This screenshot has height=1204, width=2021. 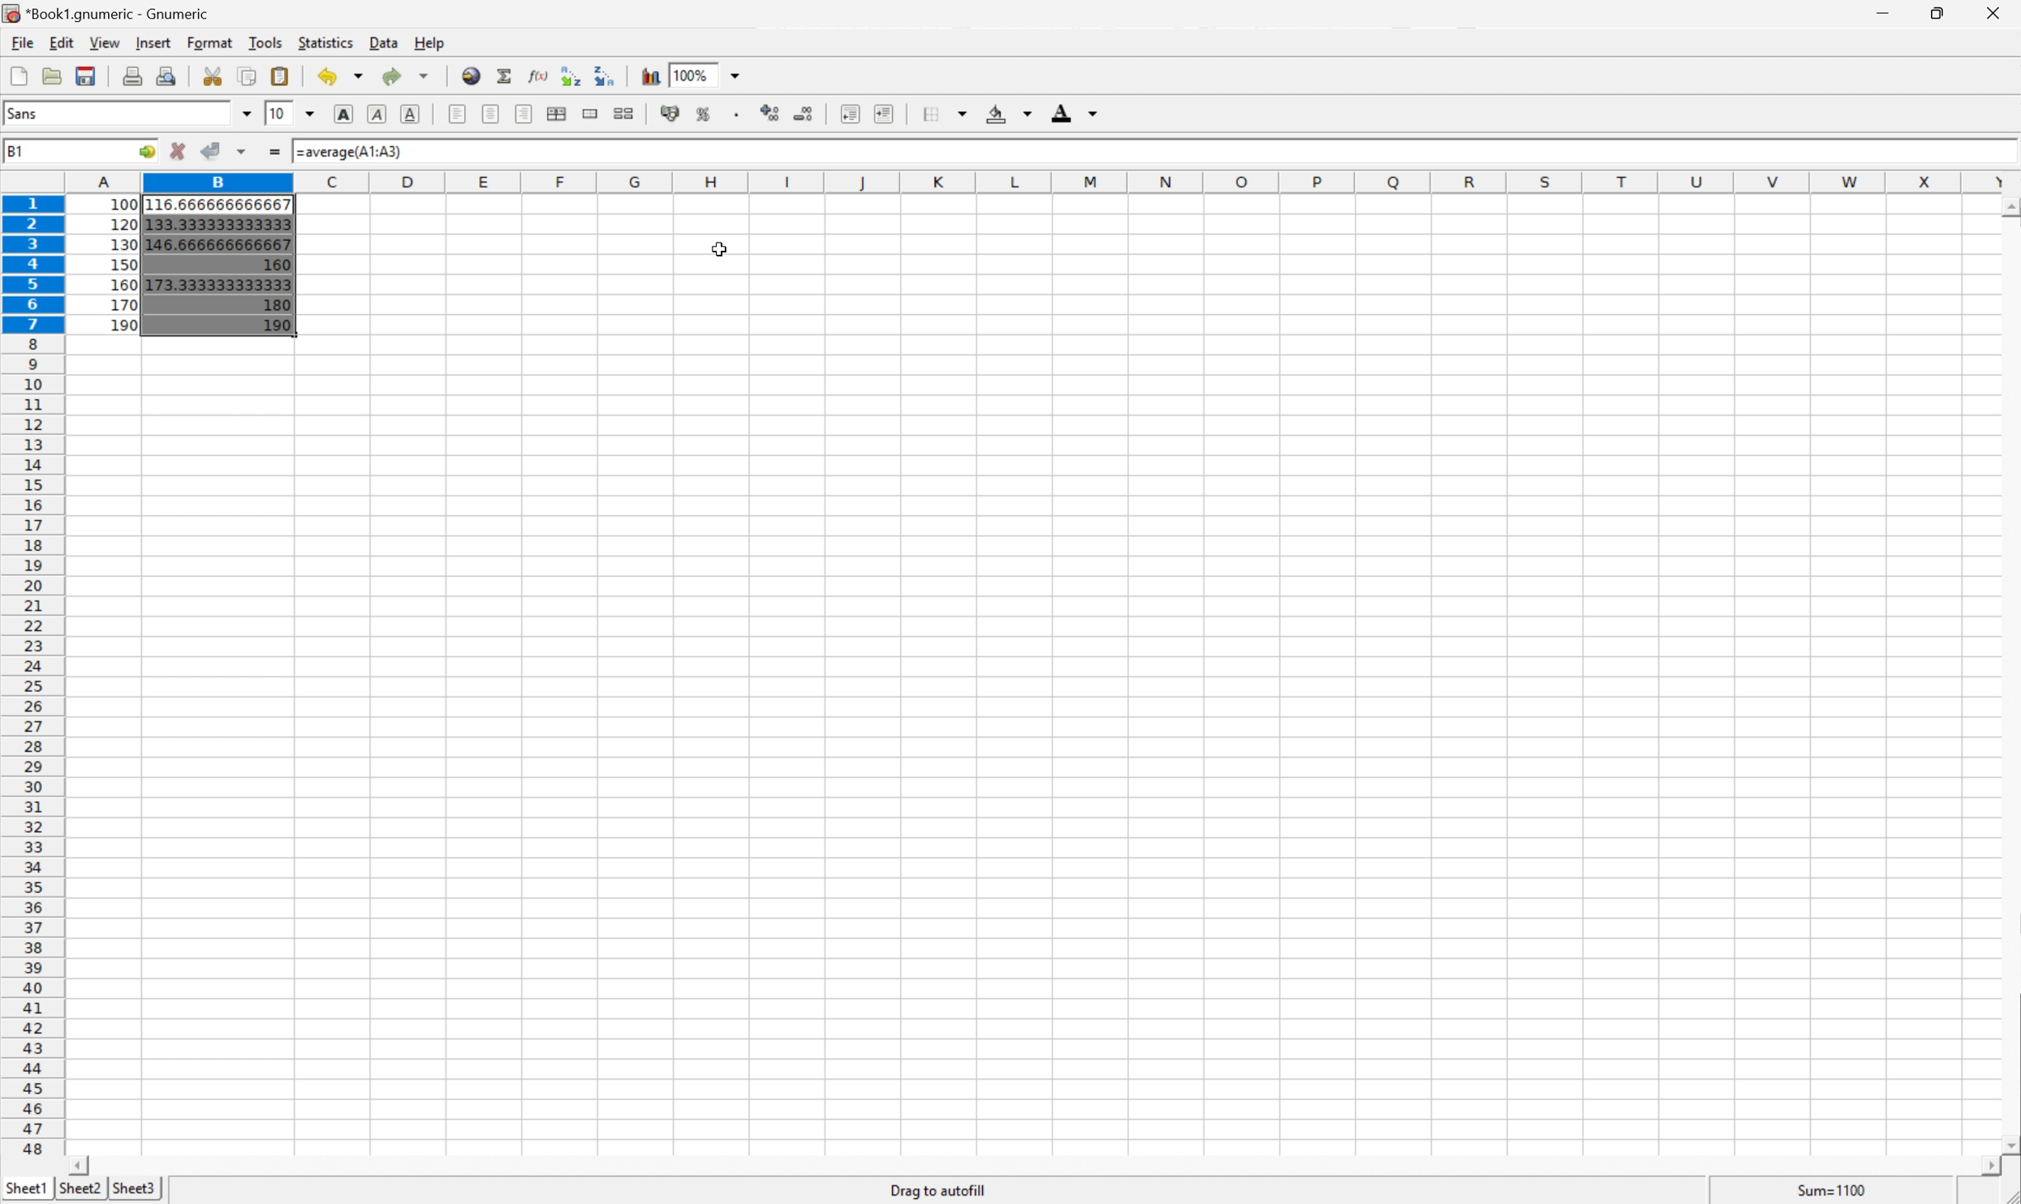 I want to click on 180, so click(x=274, y=306).